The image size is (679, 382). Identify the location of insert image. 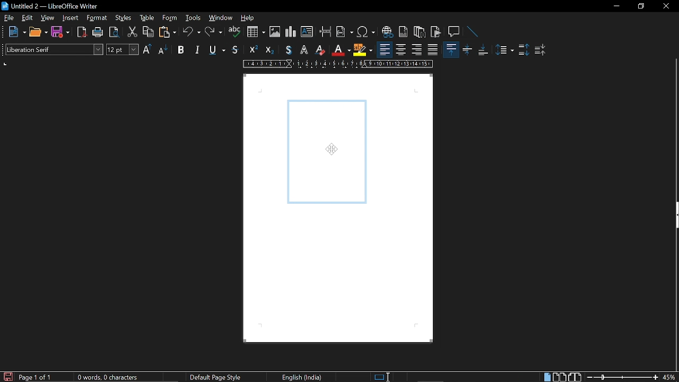
(275, 33).